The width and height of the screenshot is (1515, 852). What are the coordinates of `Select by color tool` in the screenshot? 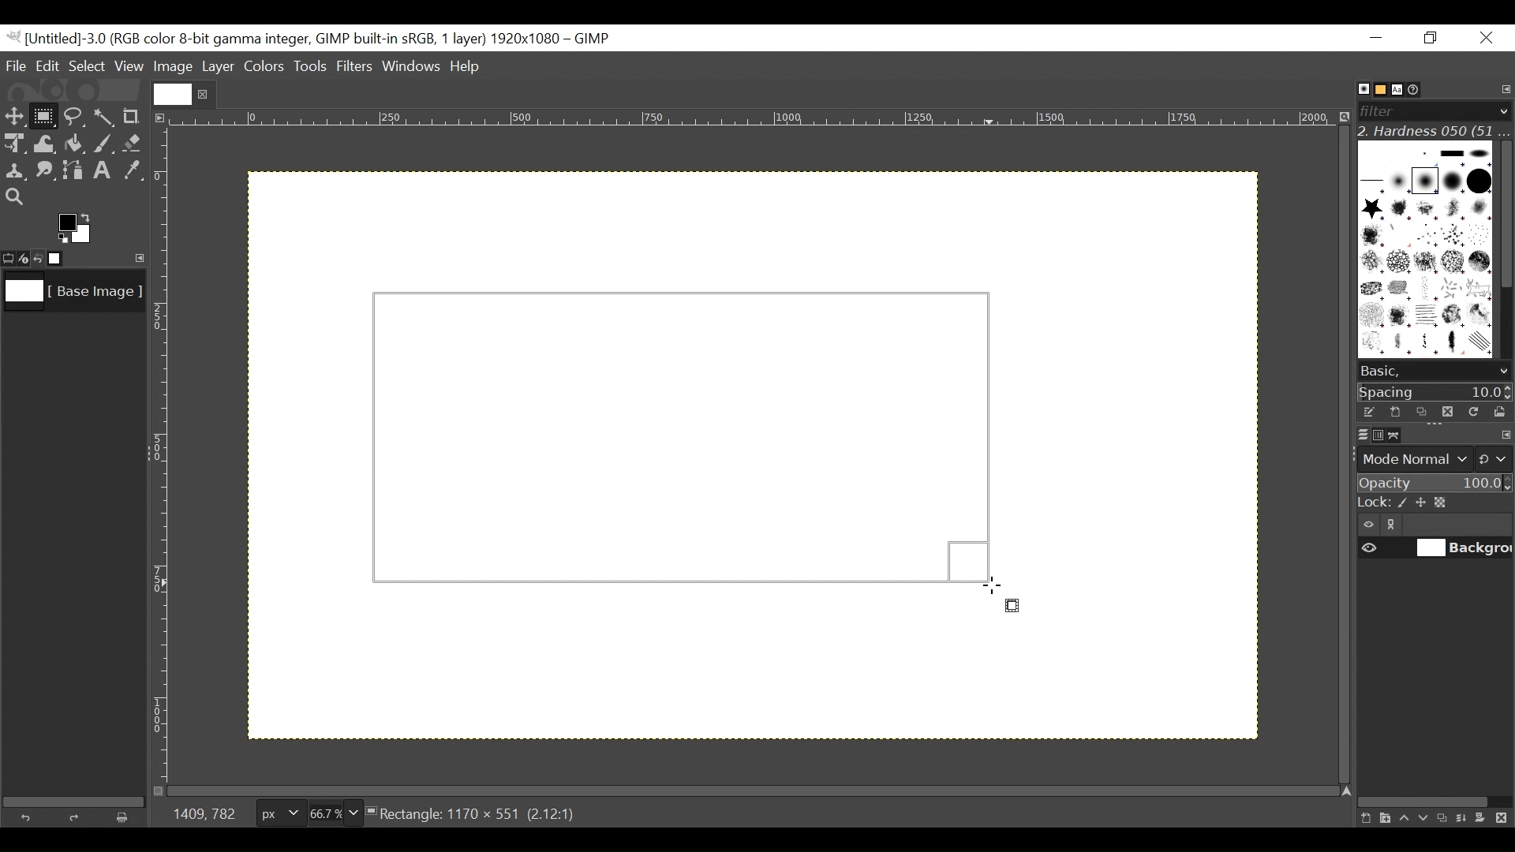 It's located at (107, 115).